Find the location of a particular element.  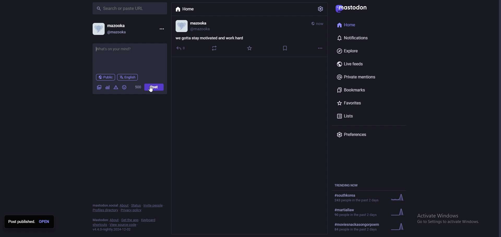

profiles directory is located at coordinates (106, 210).